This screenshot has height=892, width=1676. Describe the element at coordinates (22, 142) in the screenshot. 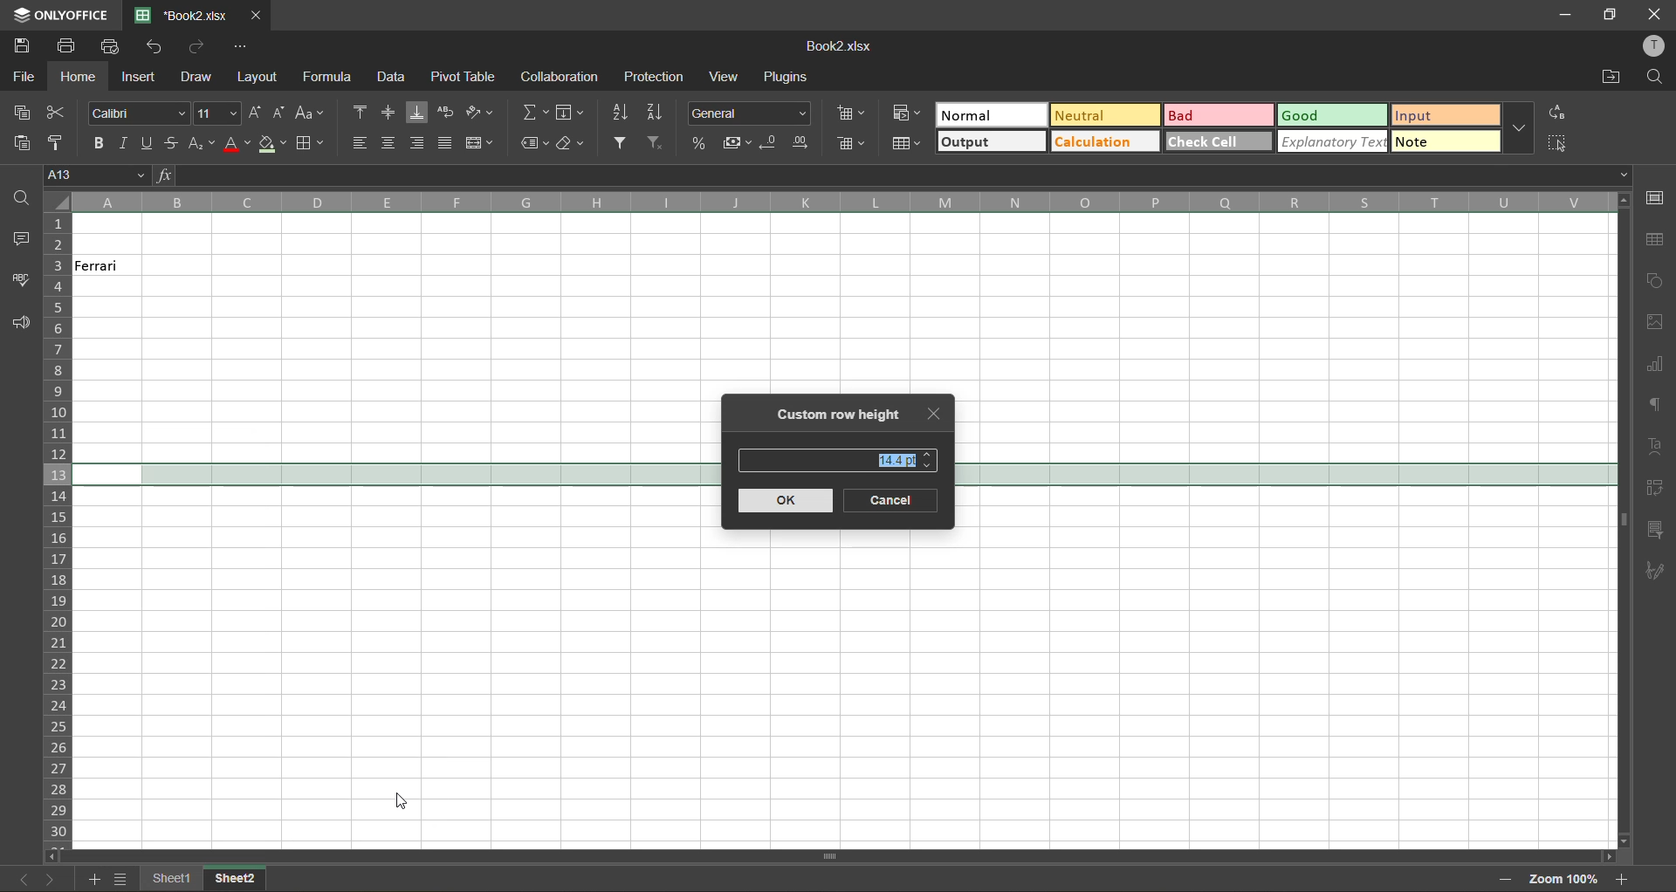

I see `paste` at that location.